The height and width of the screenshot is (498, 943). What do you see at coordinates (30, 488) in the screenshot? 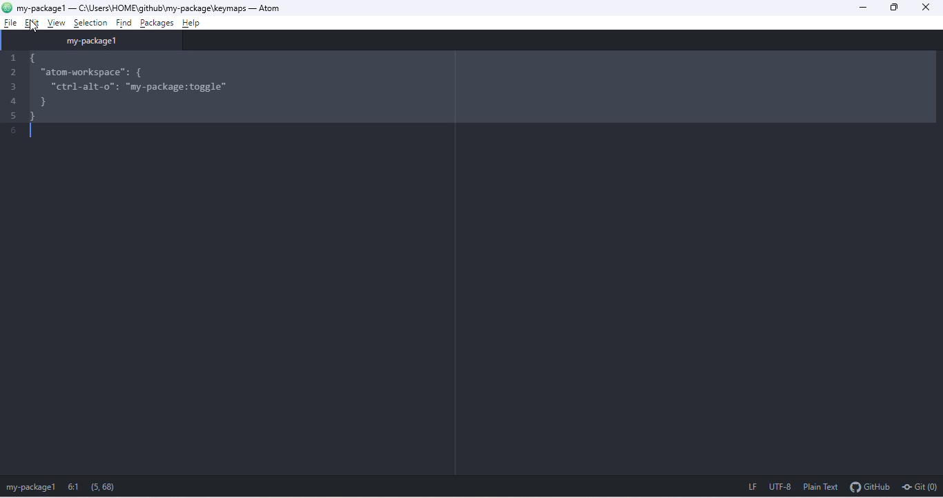
I see `my package1` at bounding box center [30, 488].